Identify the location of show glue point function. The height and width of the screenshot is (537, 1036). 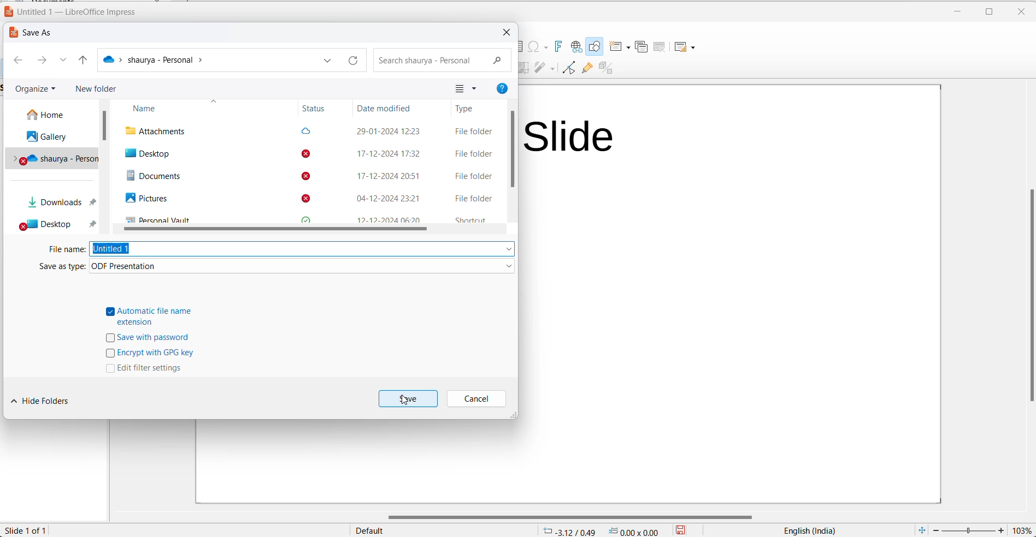
(587, 69).